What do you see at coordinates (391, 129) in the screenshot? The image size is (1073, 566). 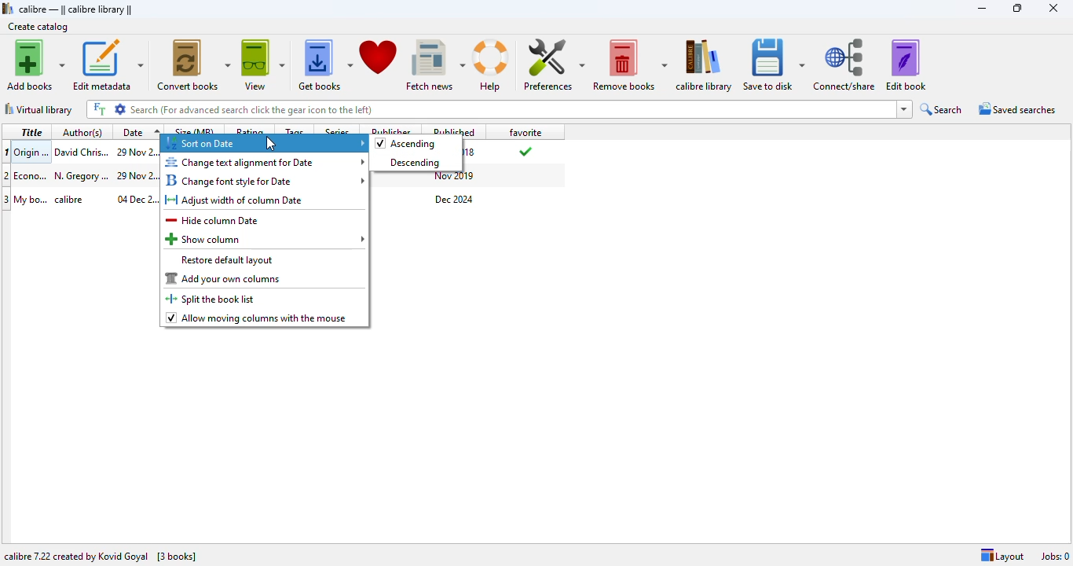 I see `publisher` at bounding box center [391, 129].